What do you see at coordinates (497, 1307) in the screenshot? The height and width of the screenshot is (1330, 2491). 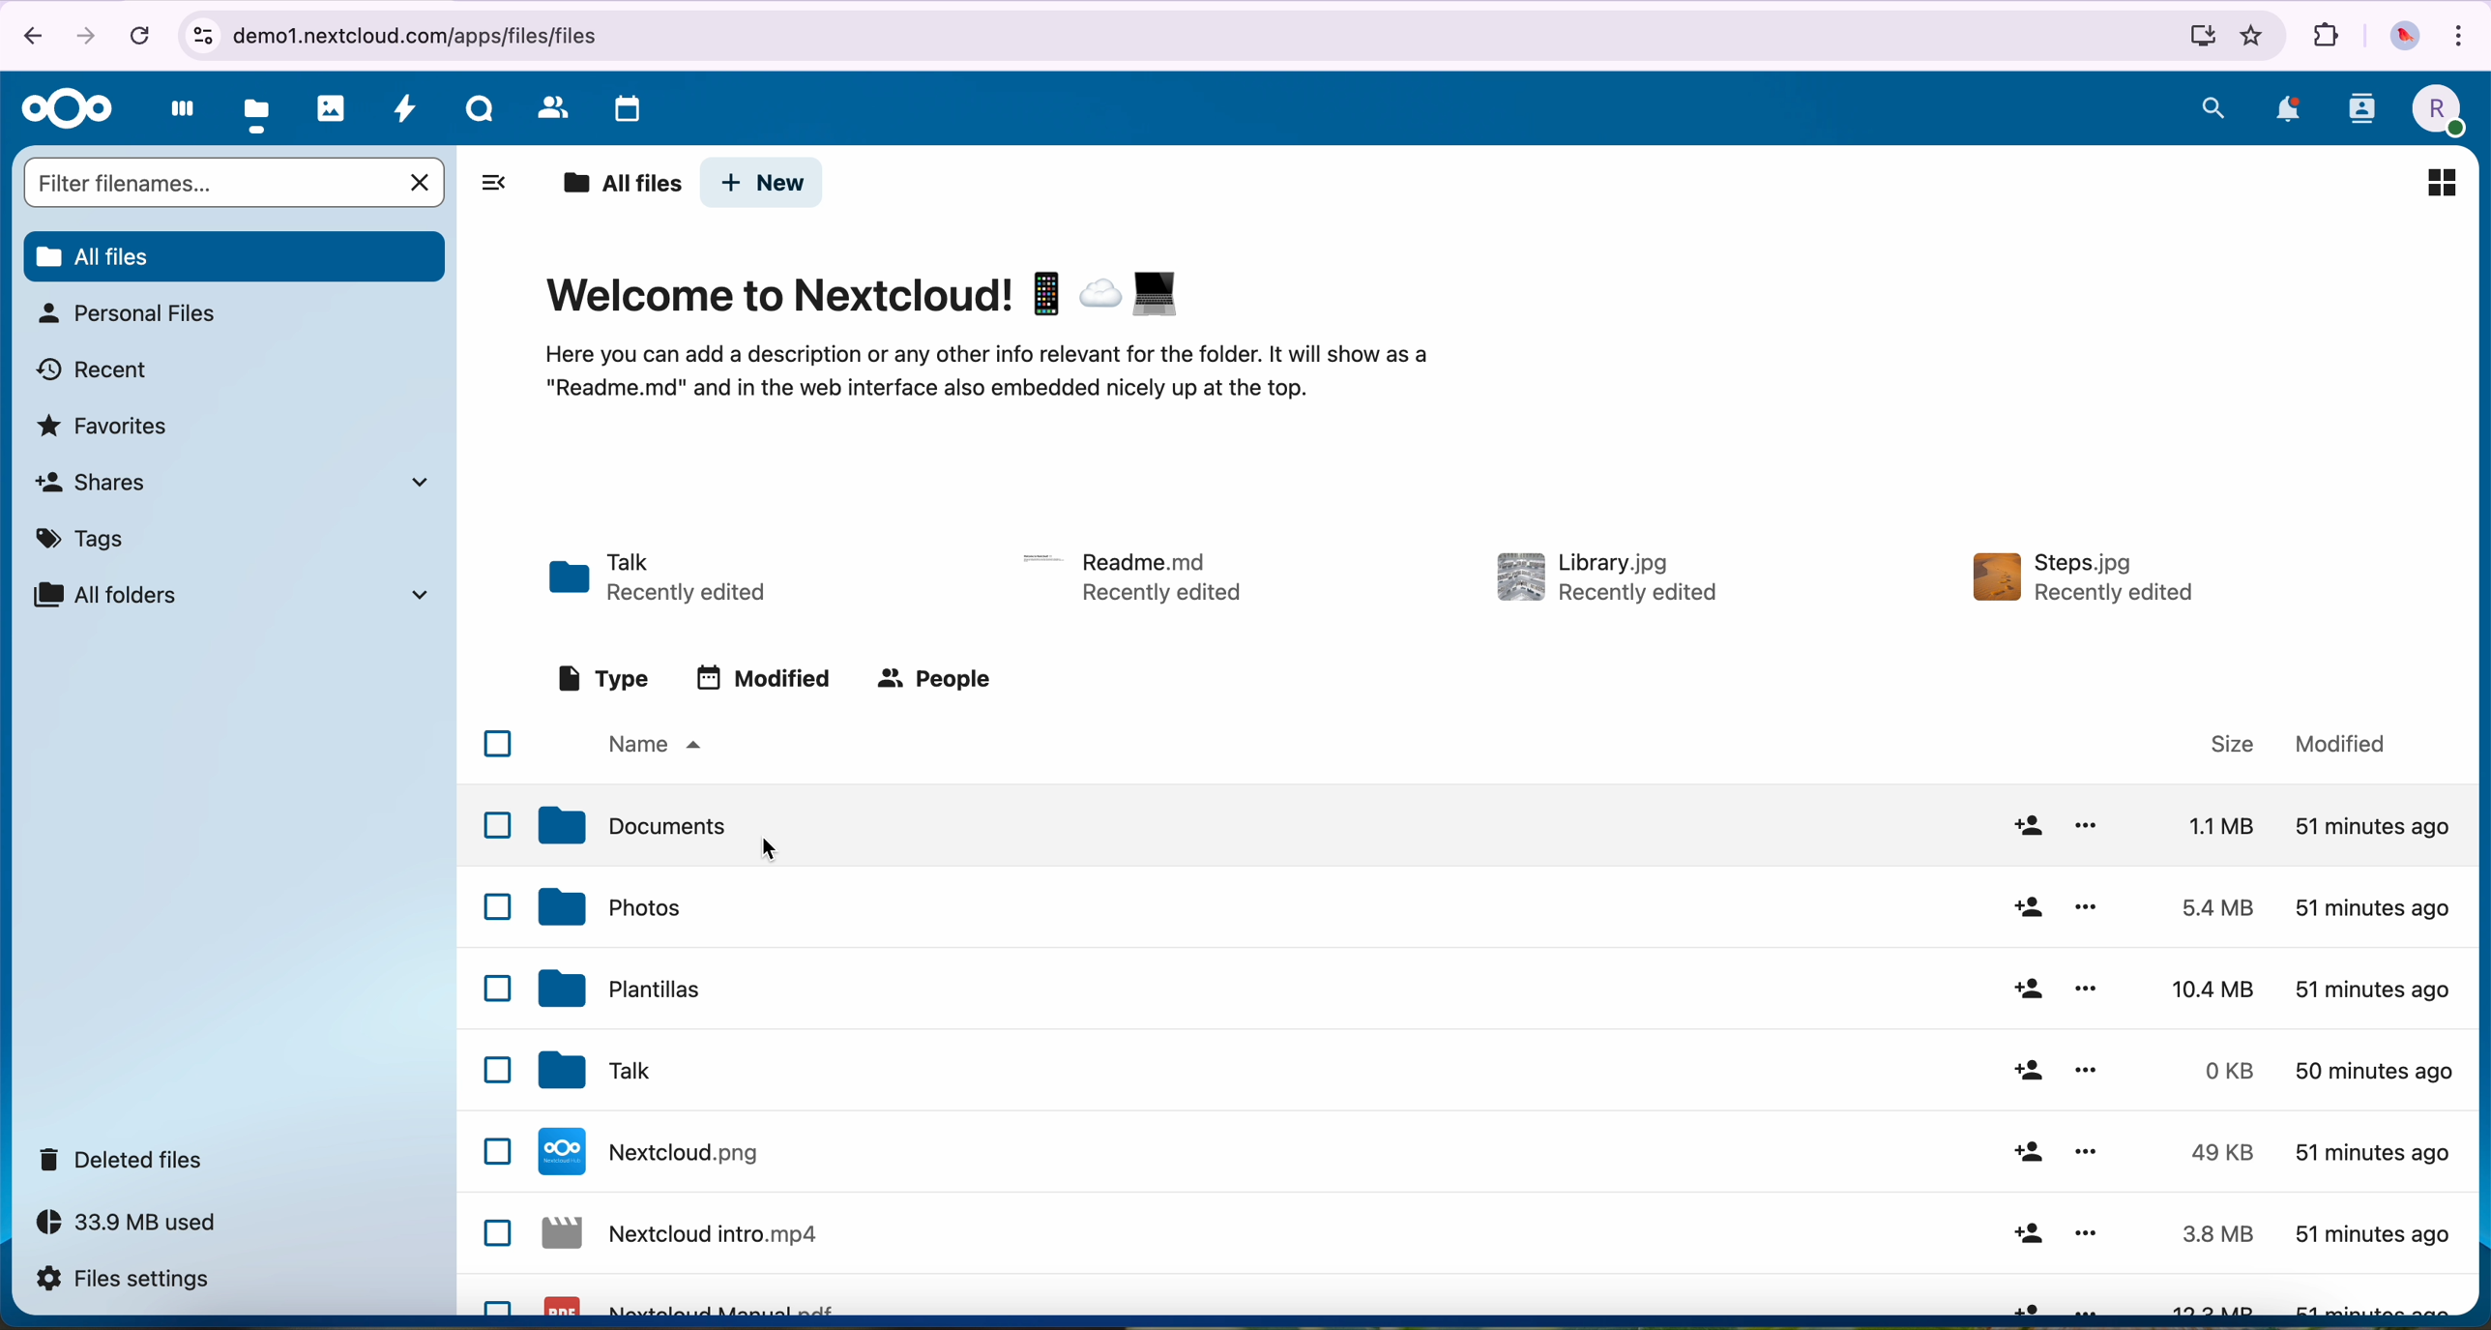 I see `checkbox` at bounding box center [497, 1307].